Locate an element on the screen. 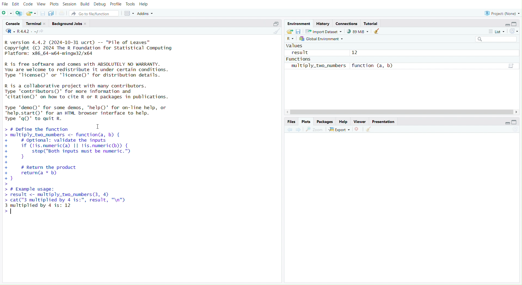 This screenshot has height=285, width=522. Workspace panes is located at coordinates (128, 14).